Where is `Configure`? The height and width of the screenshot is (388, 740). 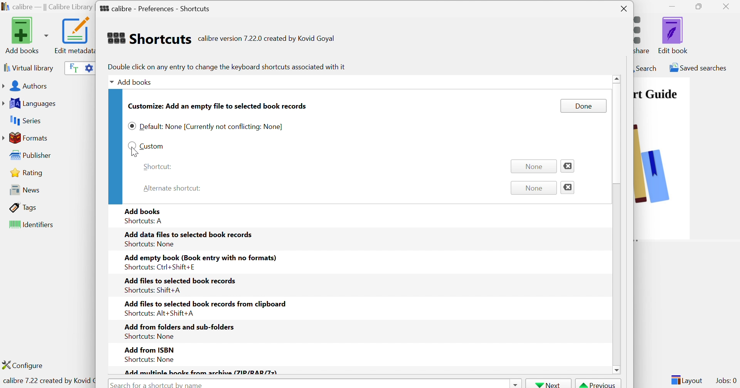 Configure is located at coordinates (26, 365).